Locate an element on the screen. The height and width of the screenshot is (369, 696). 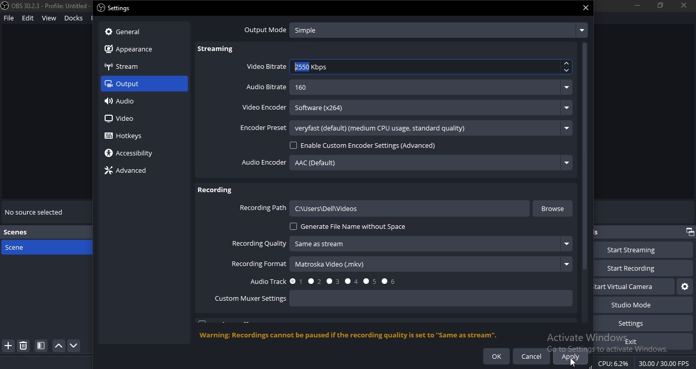
 160 is located at coordinates (431, 88).